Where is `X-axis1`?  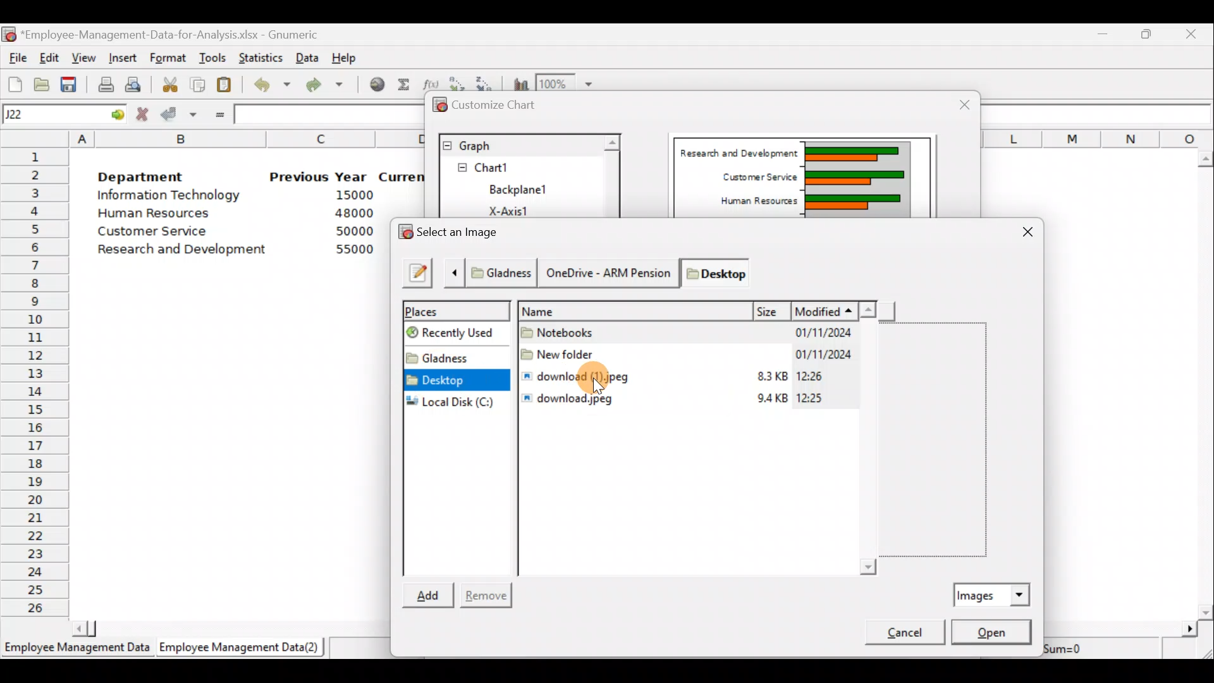
X-axis1 is located at coordinates (517, 209).